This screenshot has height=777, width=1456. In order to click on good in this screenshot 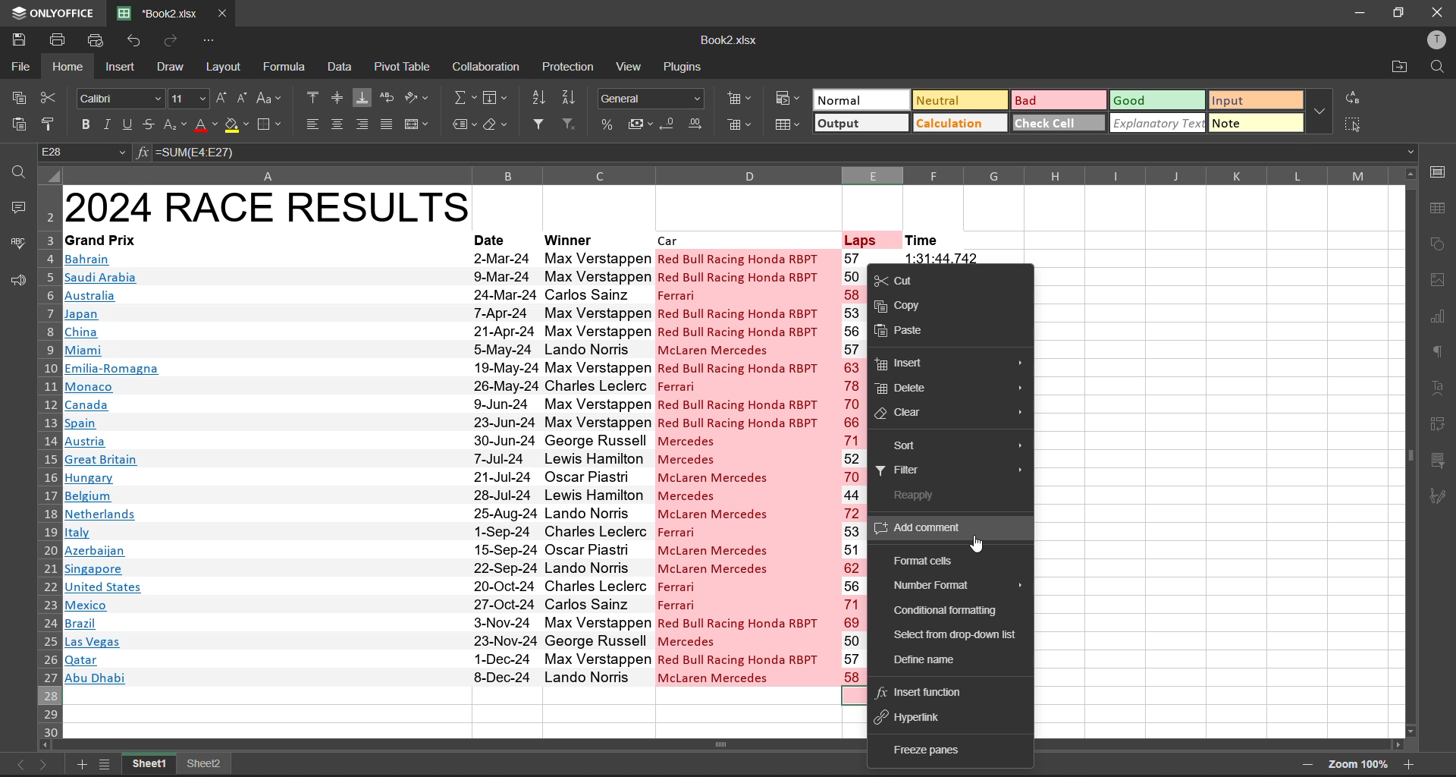, I will do `click(1156, 99)`.